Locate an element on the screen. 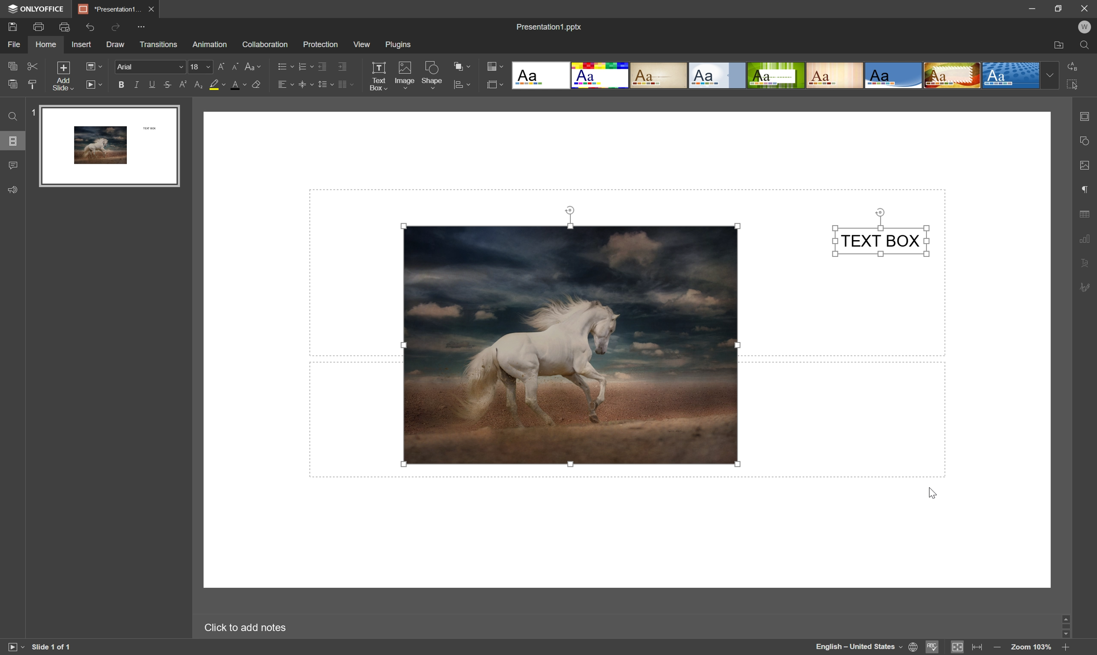  feedback & support is located at coordinates (12, 191).